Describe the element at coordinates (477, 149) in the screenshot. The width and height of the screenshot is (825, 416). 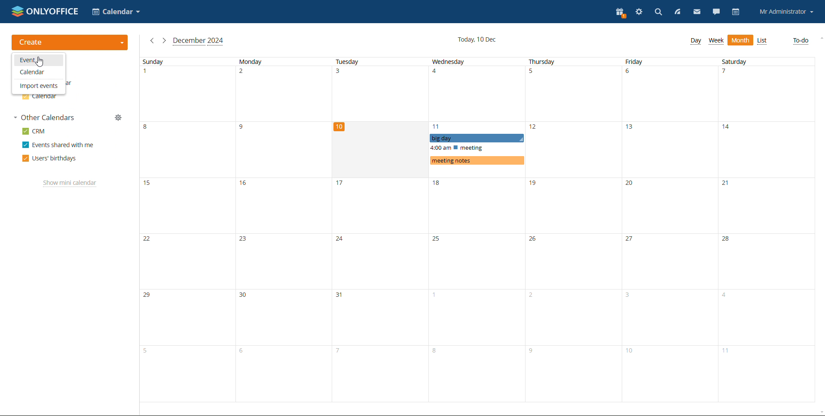
I see `events` at that location.